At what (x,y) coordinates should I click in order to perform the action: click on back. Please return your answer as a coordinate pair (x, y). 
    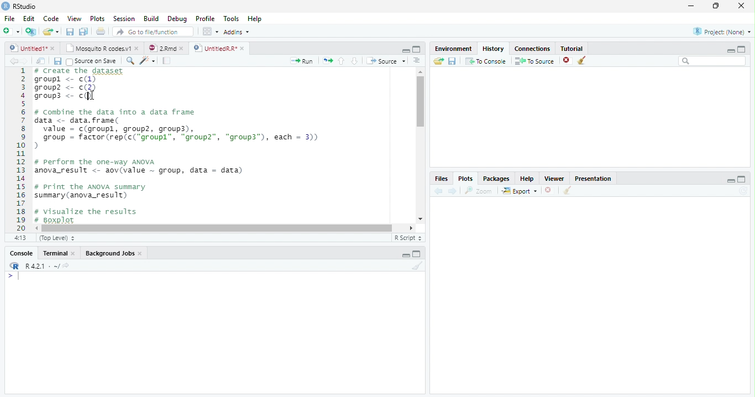
    Looking at the image, I should click on (441, 190).